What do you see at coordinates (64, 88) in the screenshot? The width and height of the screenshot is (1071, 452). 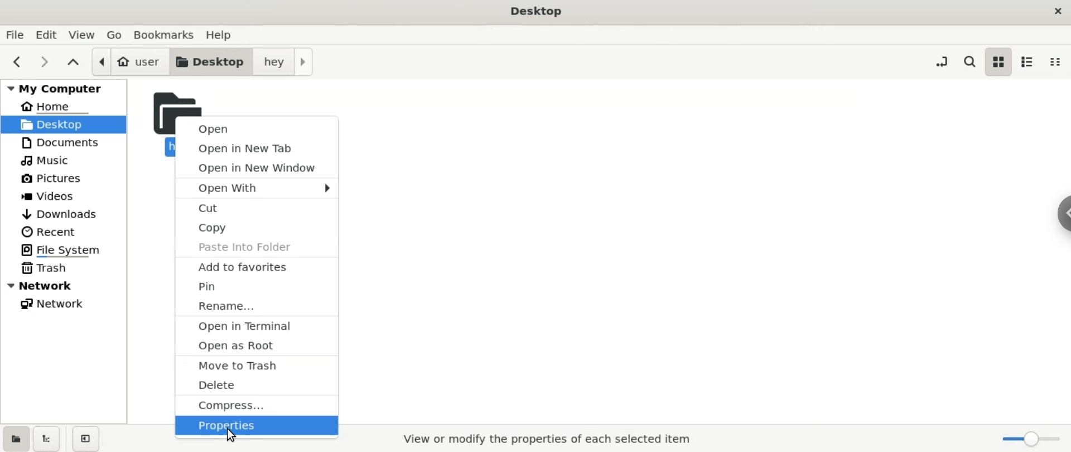 I see `my computer` at bounding box center [64, 88].